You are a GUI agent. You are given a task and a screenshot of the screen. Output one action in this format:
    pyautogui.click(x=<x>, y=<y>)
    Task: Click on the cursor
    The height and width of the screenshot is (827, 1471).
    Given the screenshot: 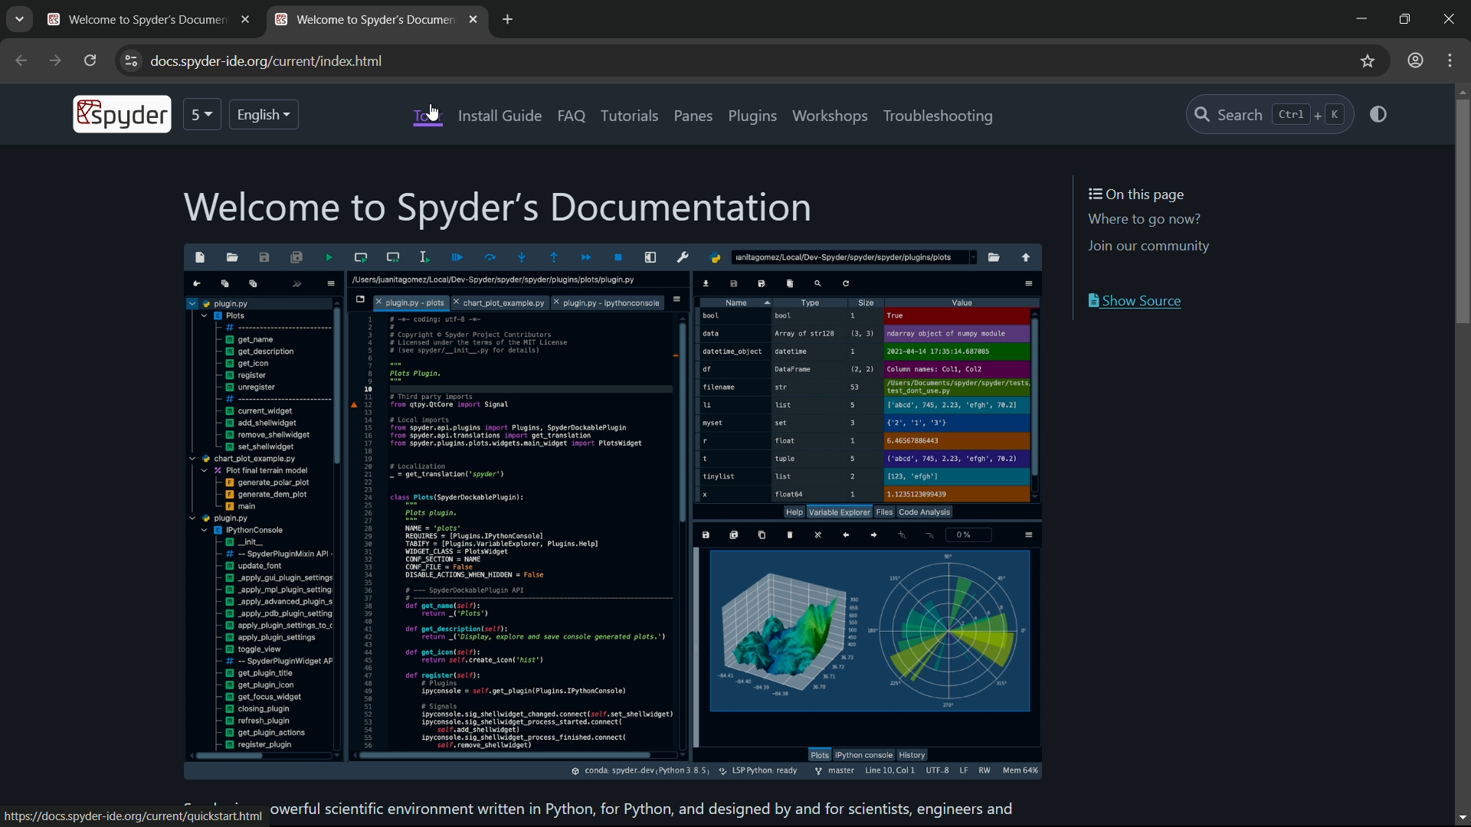 What is the action you would take?
    pyautogui.click(x=437, y=113)
    